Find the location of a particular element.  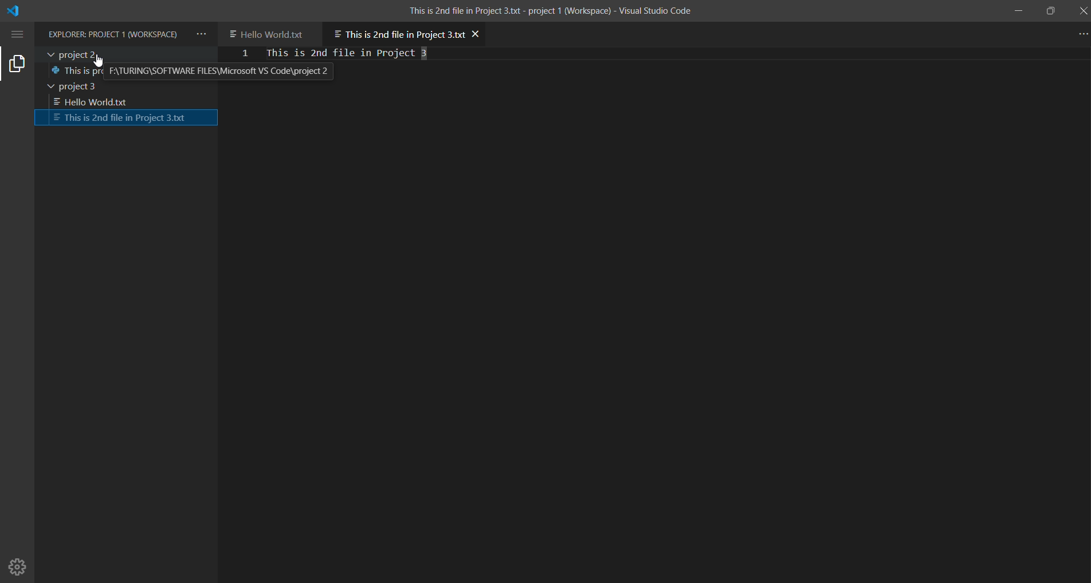

close is located at coordinates (1082, 10).